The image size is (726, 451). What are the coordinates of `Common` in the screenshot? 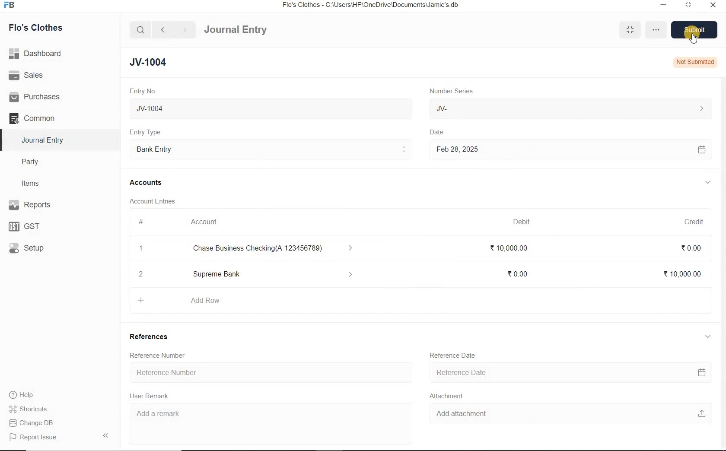 It's located at (42, 118).